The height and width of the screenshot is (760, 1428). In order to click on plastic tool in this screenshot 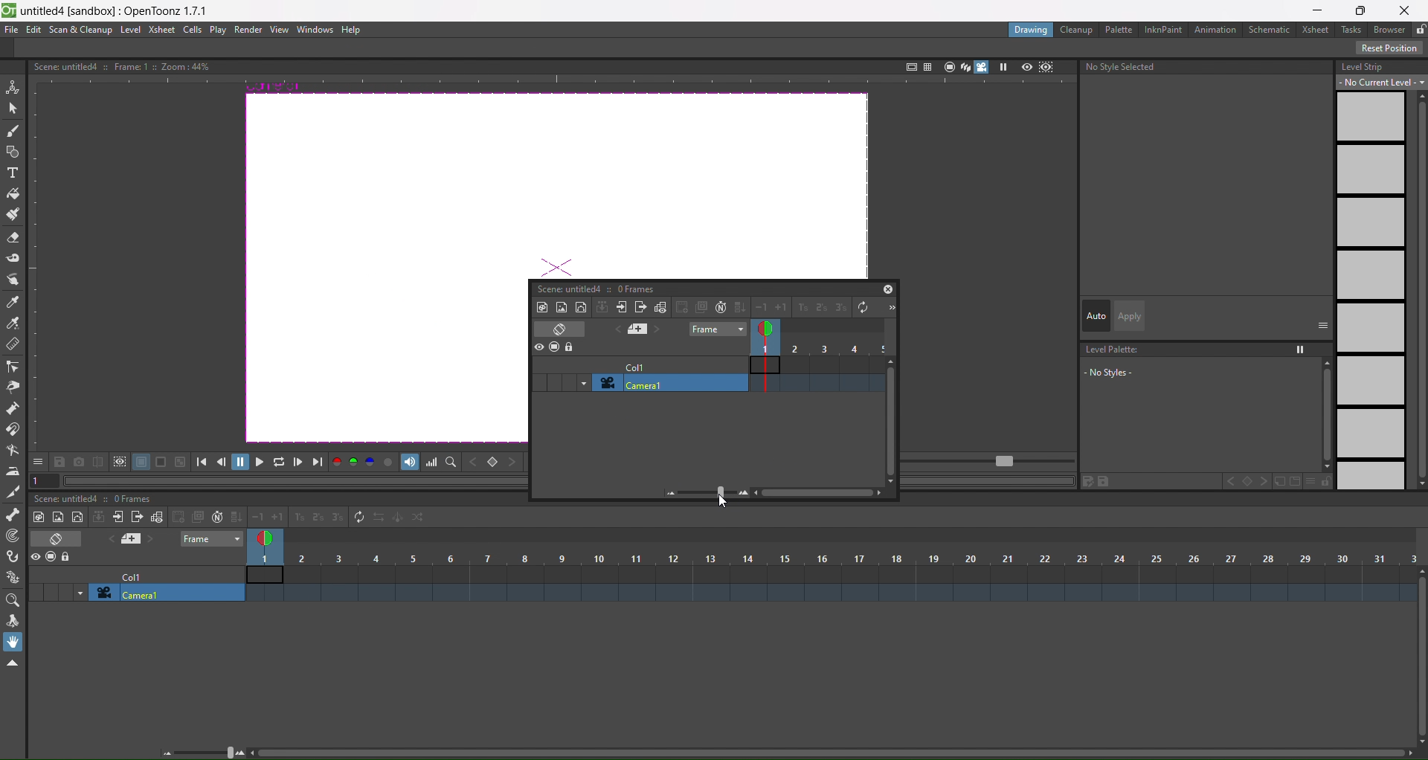, I will do `click(13, 573)`.